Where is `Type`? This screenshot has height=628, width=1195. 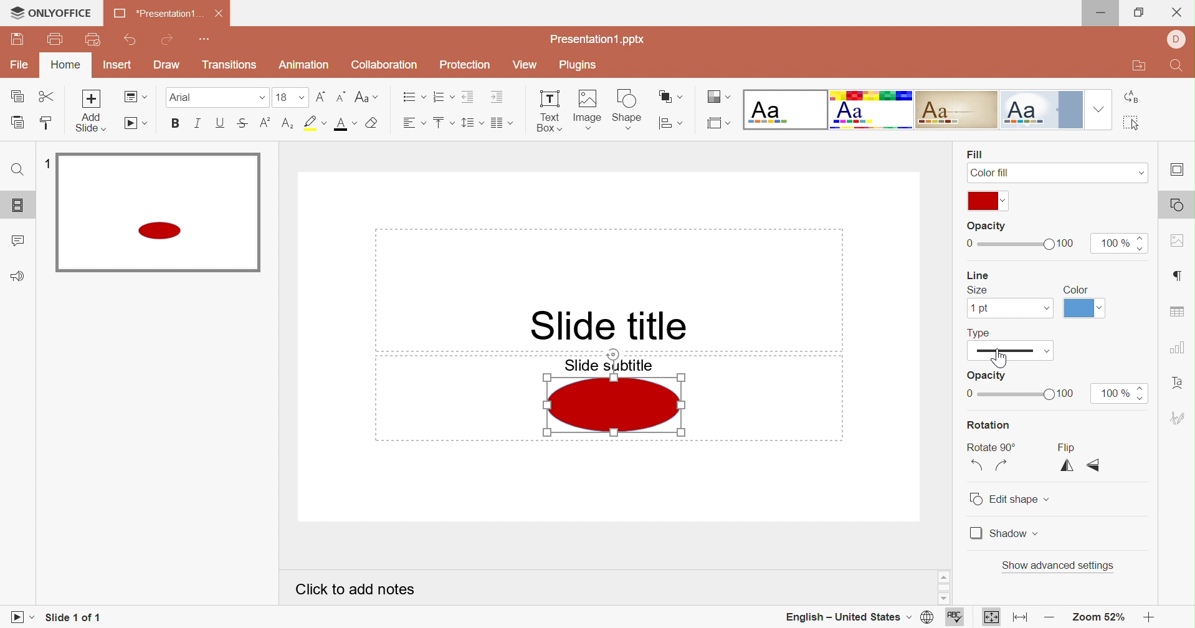 Type is located at coordinates (978, 333).